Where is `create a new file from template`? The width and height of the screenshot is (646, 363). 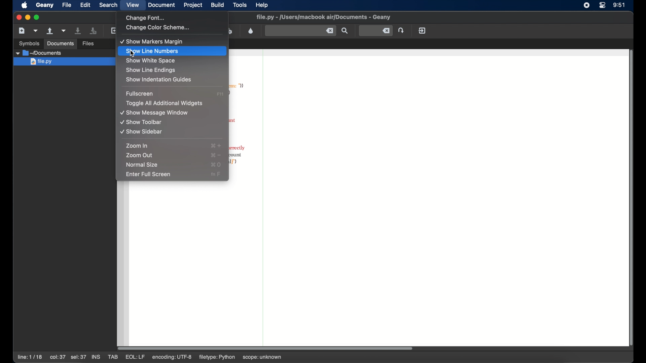
create a new file from template is located at coordinates (36, 31).